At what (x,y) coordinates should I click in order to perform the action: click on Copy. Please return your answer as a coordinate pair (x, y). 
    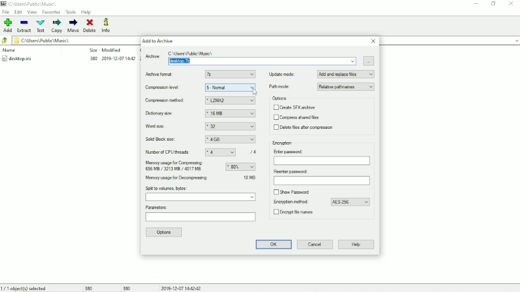
    Looking at the image, I should click on (58, 26).